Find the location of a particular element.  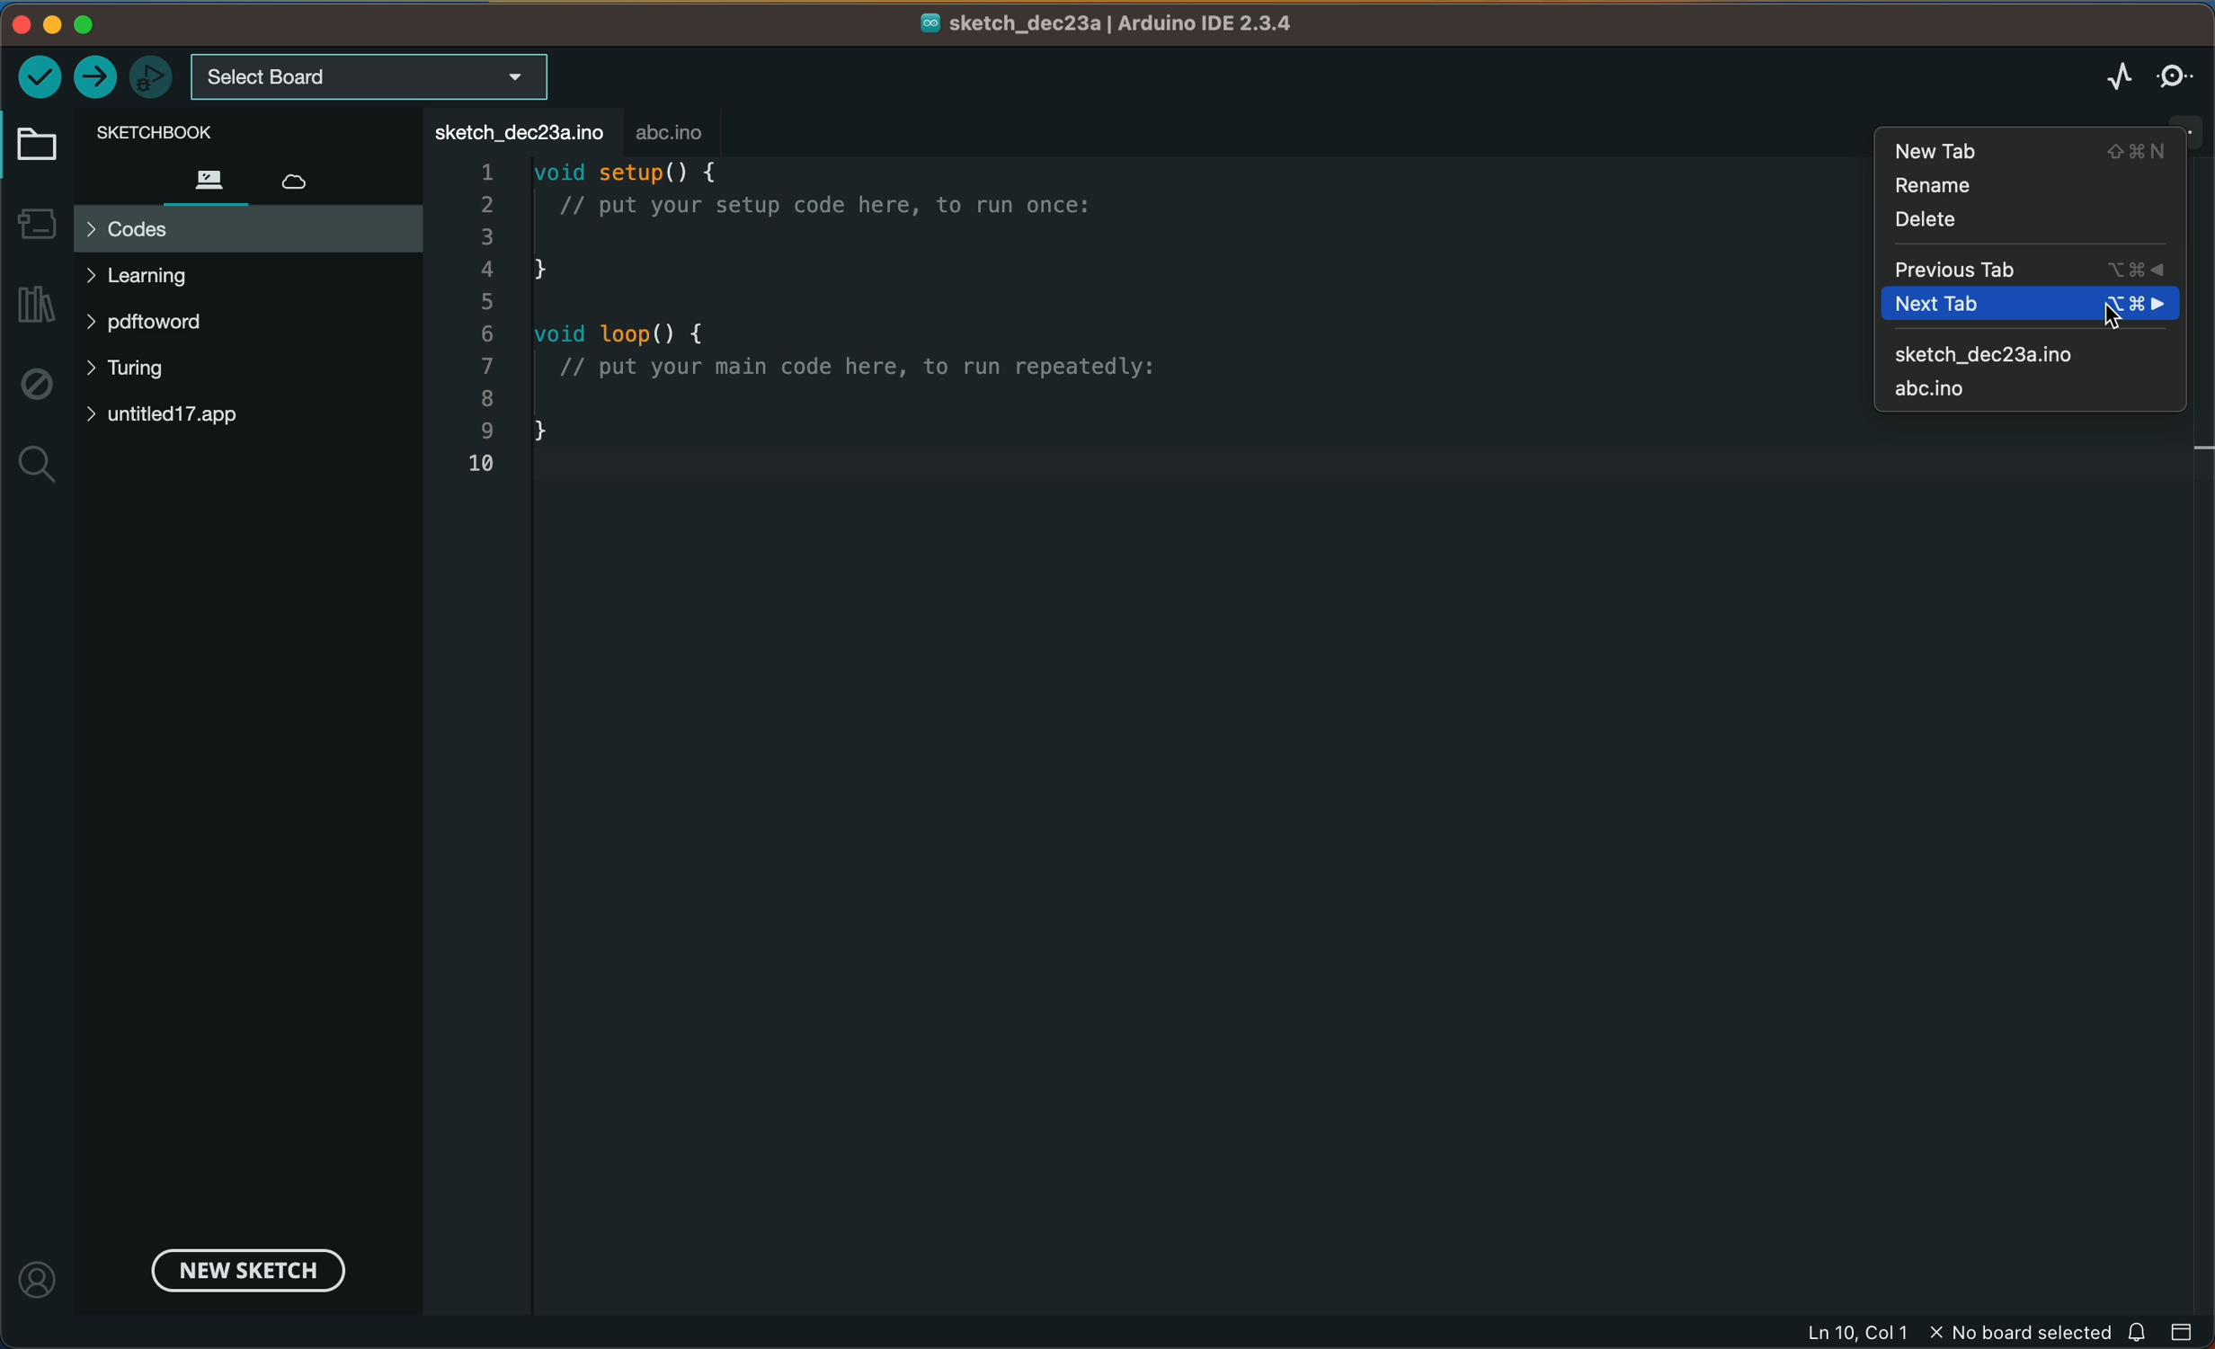

abc is located at coordinates (673, 126).